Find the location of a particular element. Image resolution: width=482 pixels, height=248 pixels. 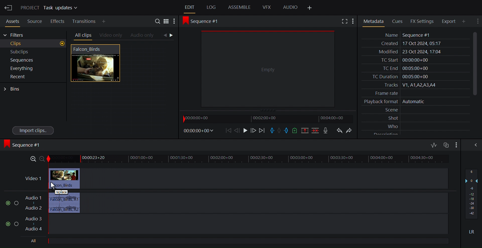

Modified is located at coordinates (414, 52).